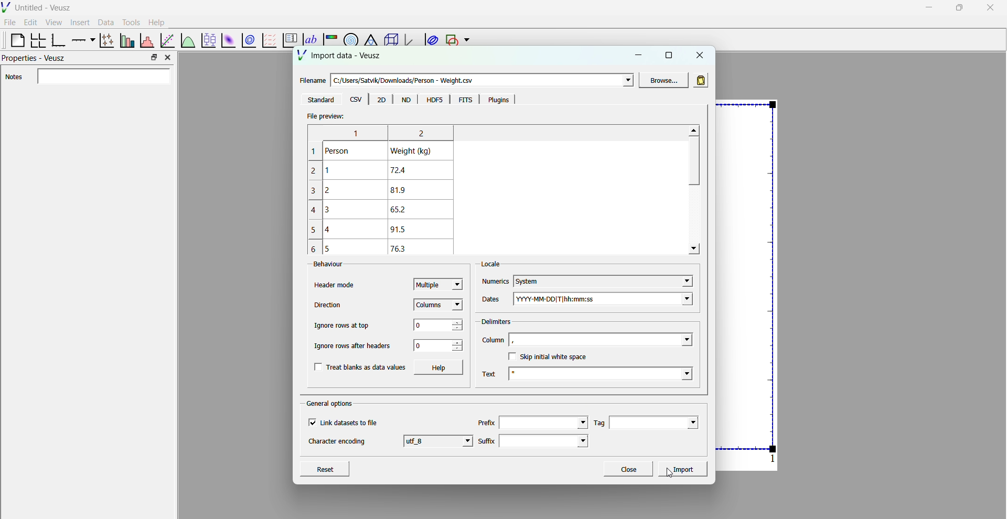 Image resolution: width=1007 pixels, height=519 pixels. What do you see at coordinates (82, 39) in the screenshot?
I see `add an axis to a plot` at bounding box center [82, 39].